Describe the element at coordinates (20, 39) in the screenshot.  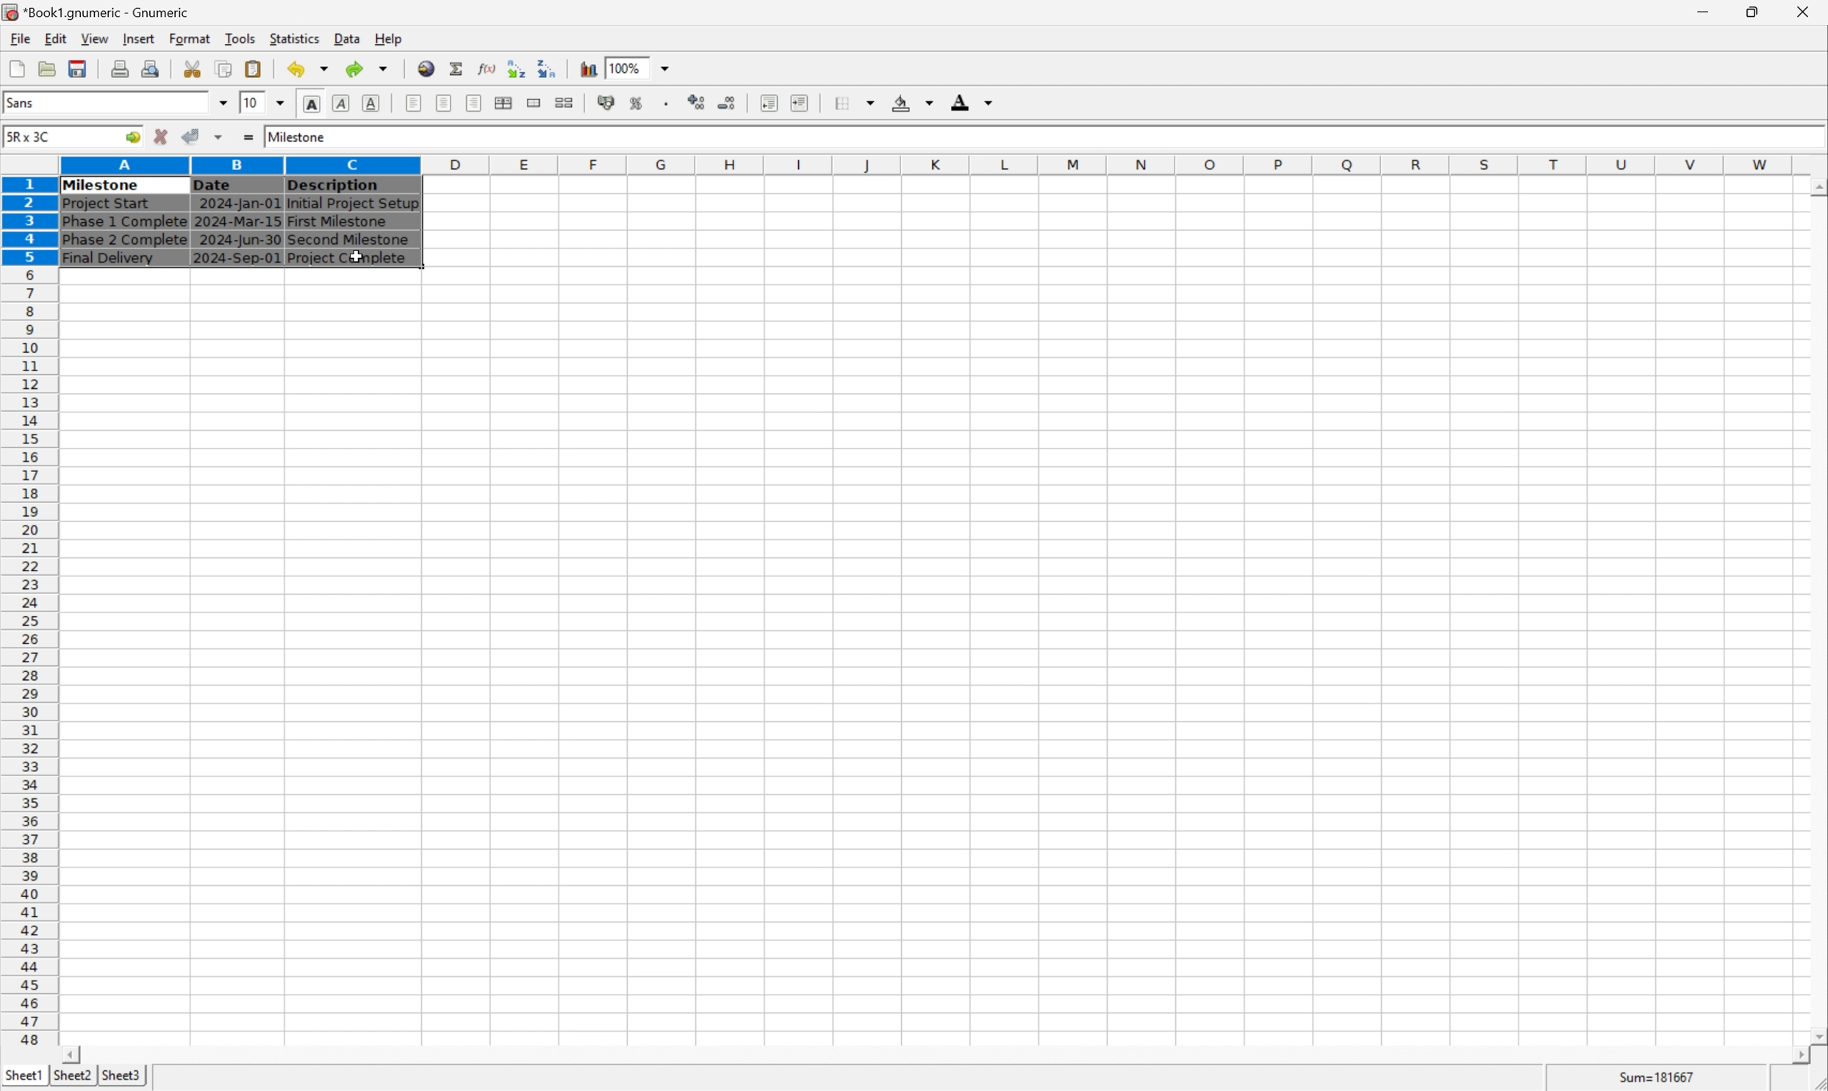
I see `file` at that location.